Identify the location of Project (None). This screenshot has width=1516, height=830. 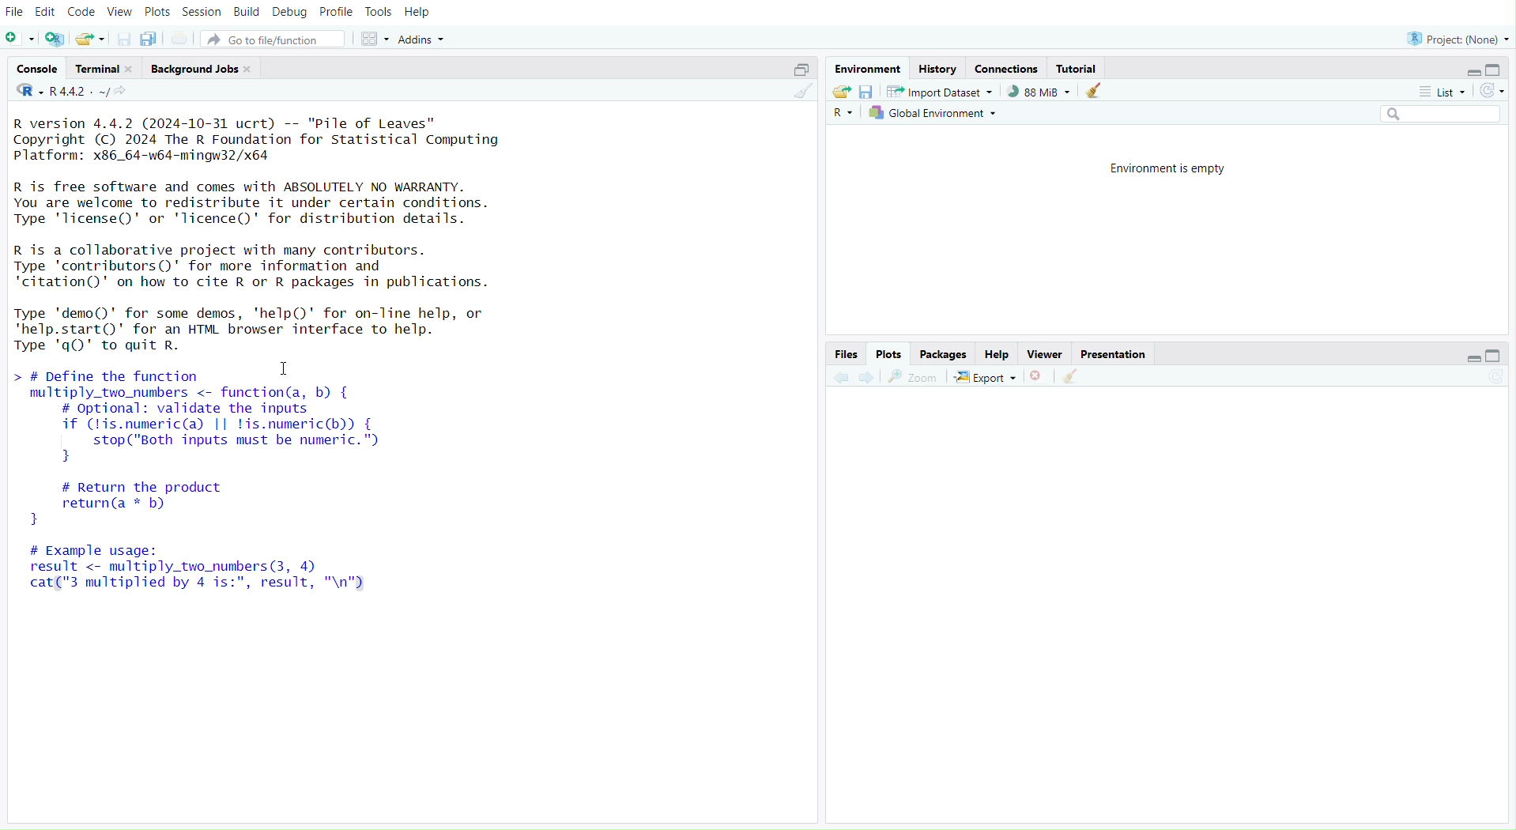
(1458, 36).